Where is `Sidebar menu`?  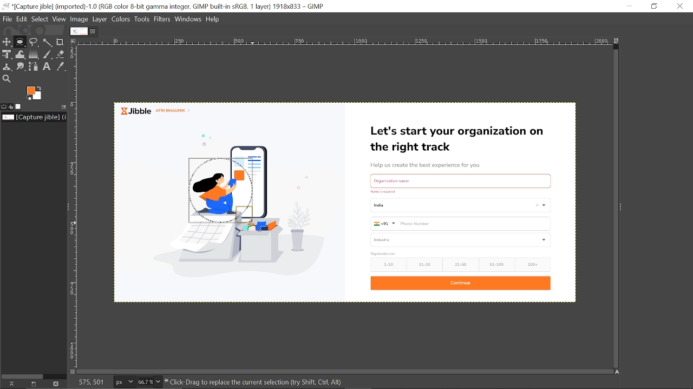
Sidebar menu is located at coordinates (626, 209).